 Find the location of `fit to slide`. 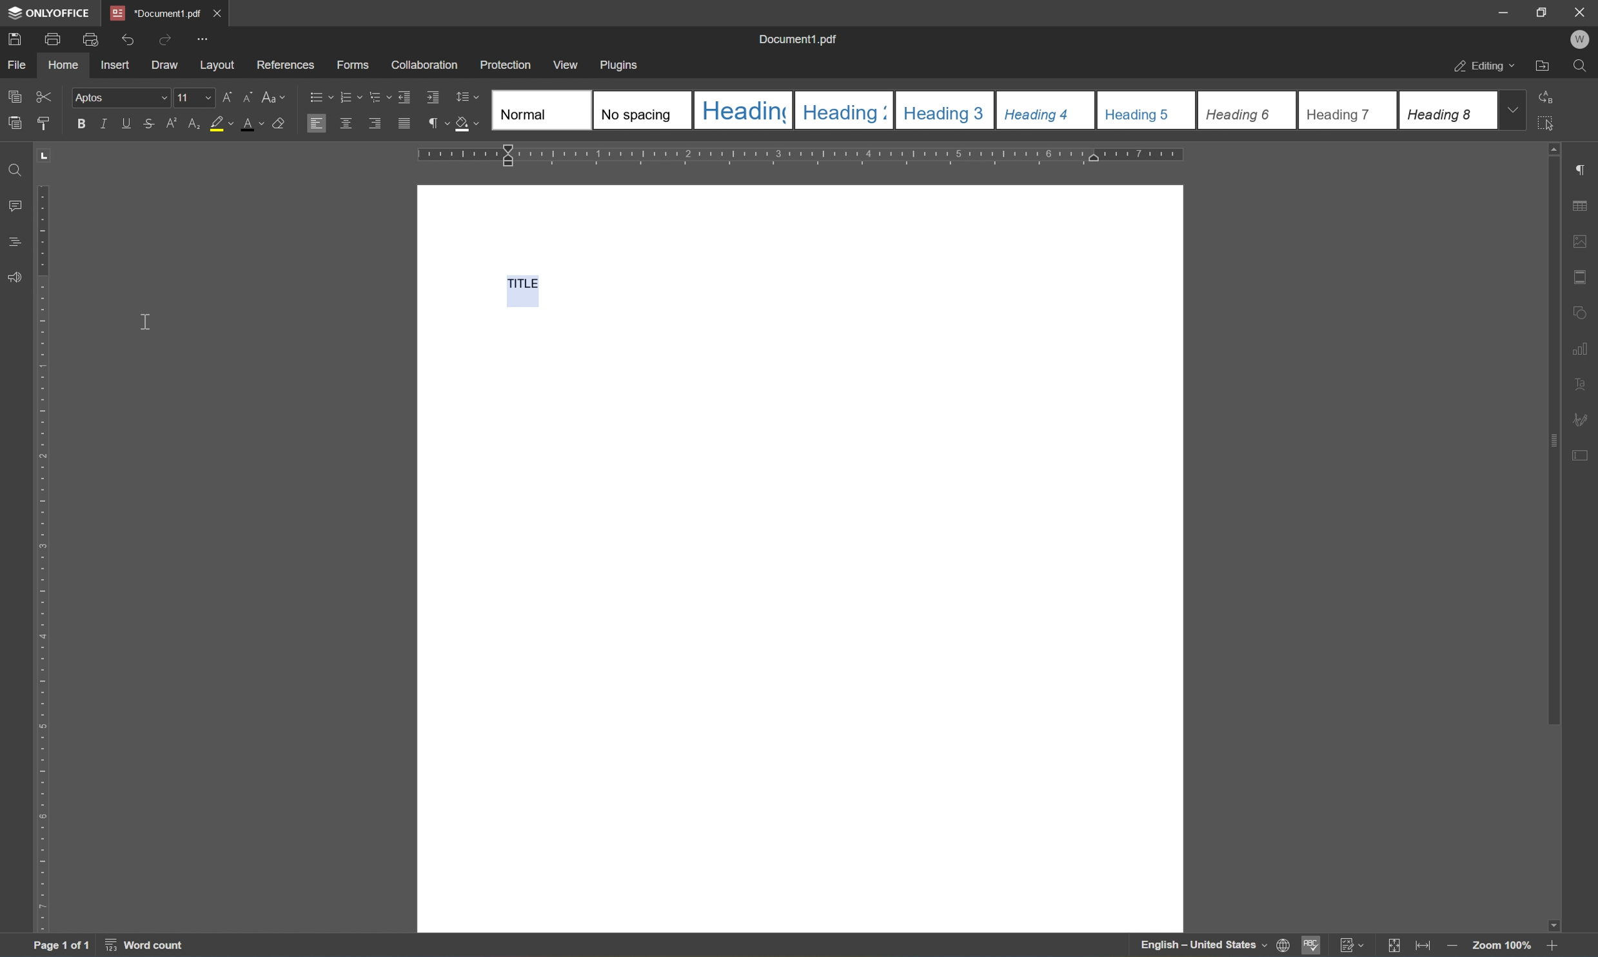

fit to slide is located at coordinates (1396, 947).